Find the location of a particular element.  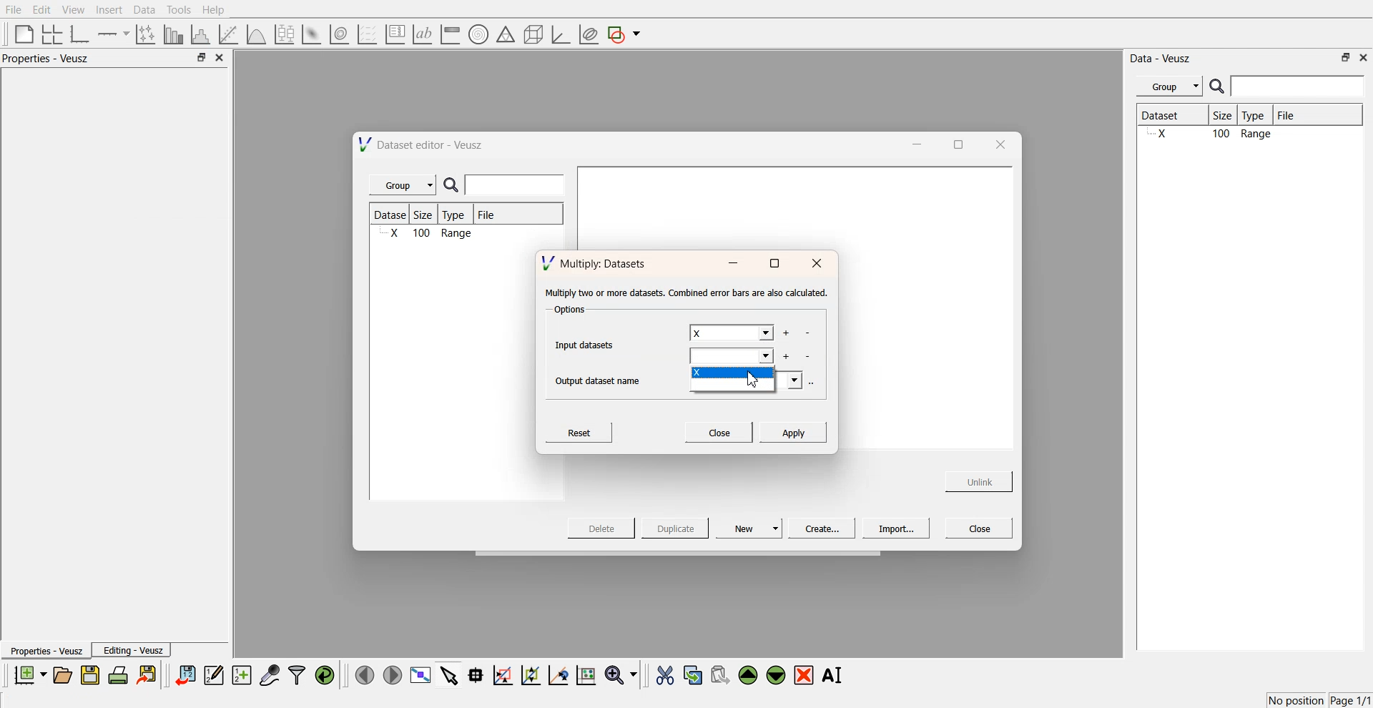

View is located at coordinates (72, 10).